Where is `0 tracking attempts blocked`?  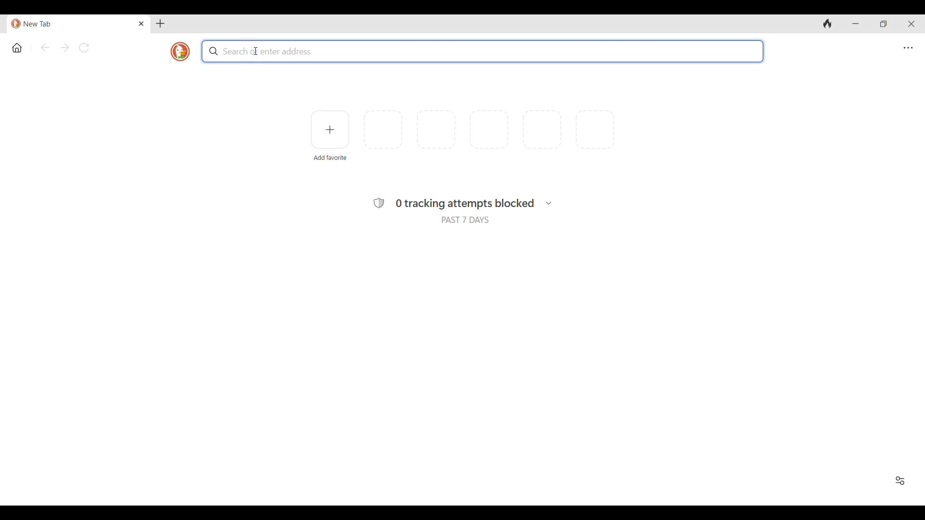 0 tracking attempts blocked is located at coordinates (465, 204).